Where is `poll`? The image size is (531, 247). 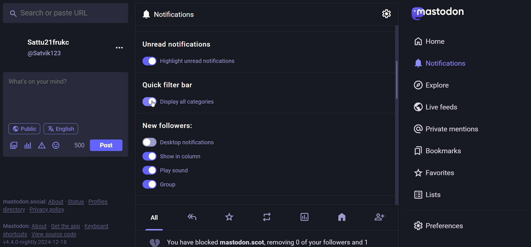
poll is located at coordinates (27, 146).